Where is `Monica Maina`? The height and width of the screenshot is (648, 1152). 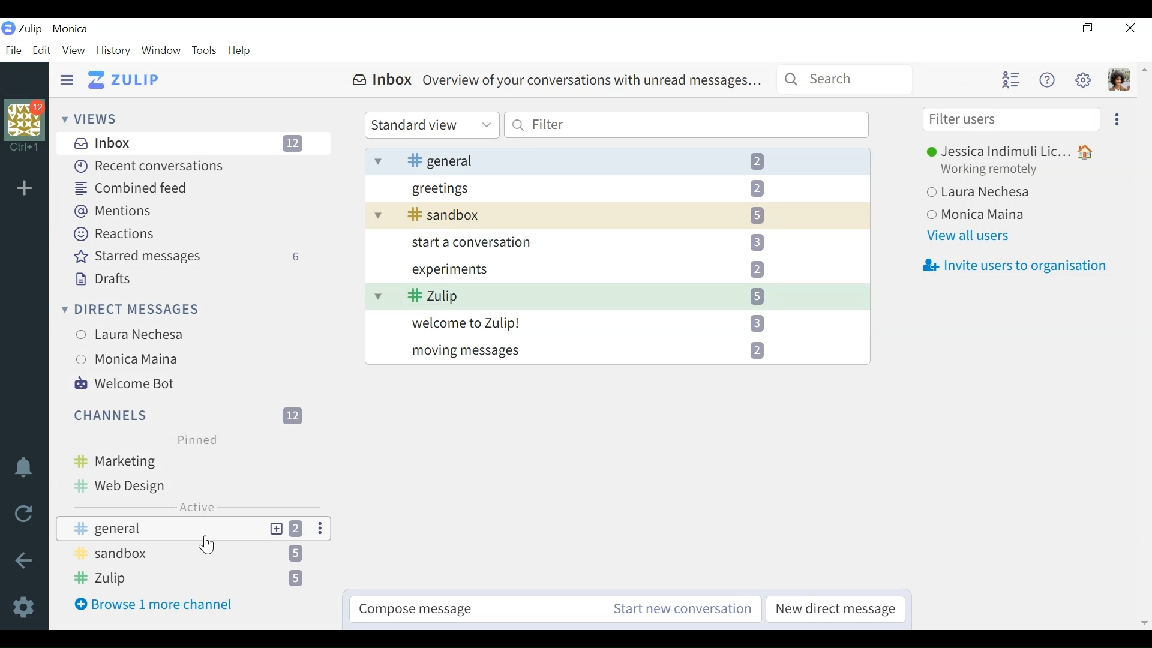
Monica Maina is located at coordinates (1013, 215).